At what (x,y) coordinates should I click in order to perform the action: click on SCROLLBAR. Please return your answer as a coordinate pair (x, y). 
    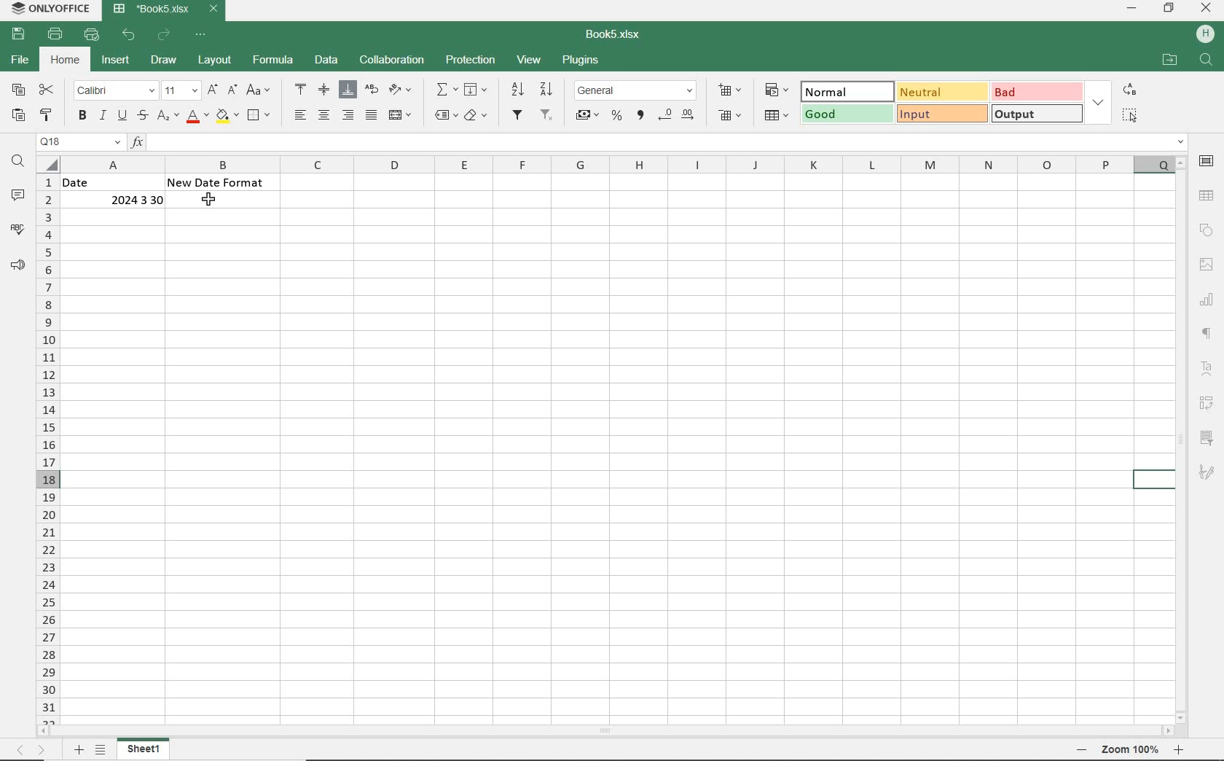
    Looking at the image, I should click on (1183, 437).